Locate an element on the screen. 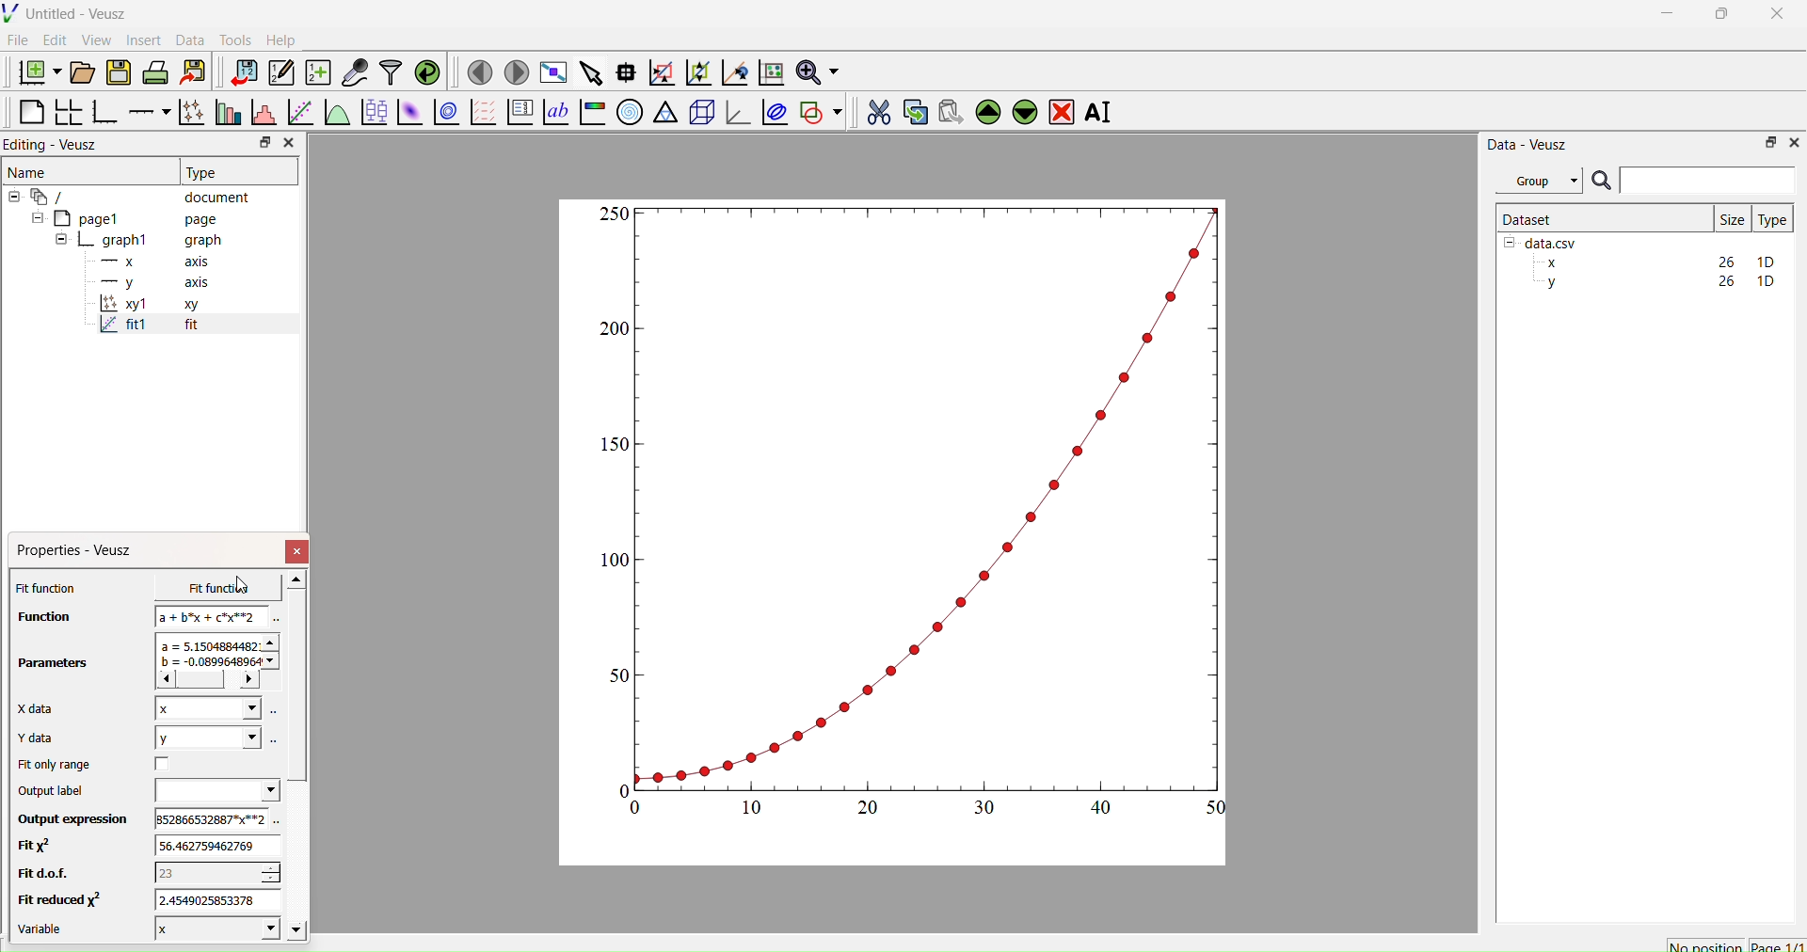 This screenshot has width=1807, height=952. Editing - Veusz is located at coordinates (56, 144).